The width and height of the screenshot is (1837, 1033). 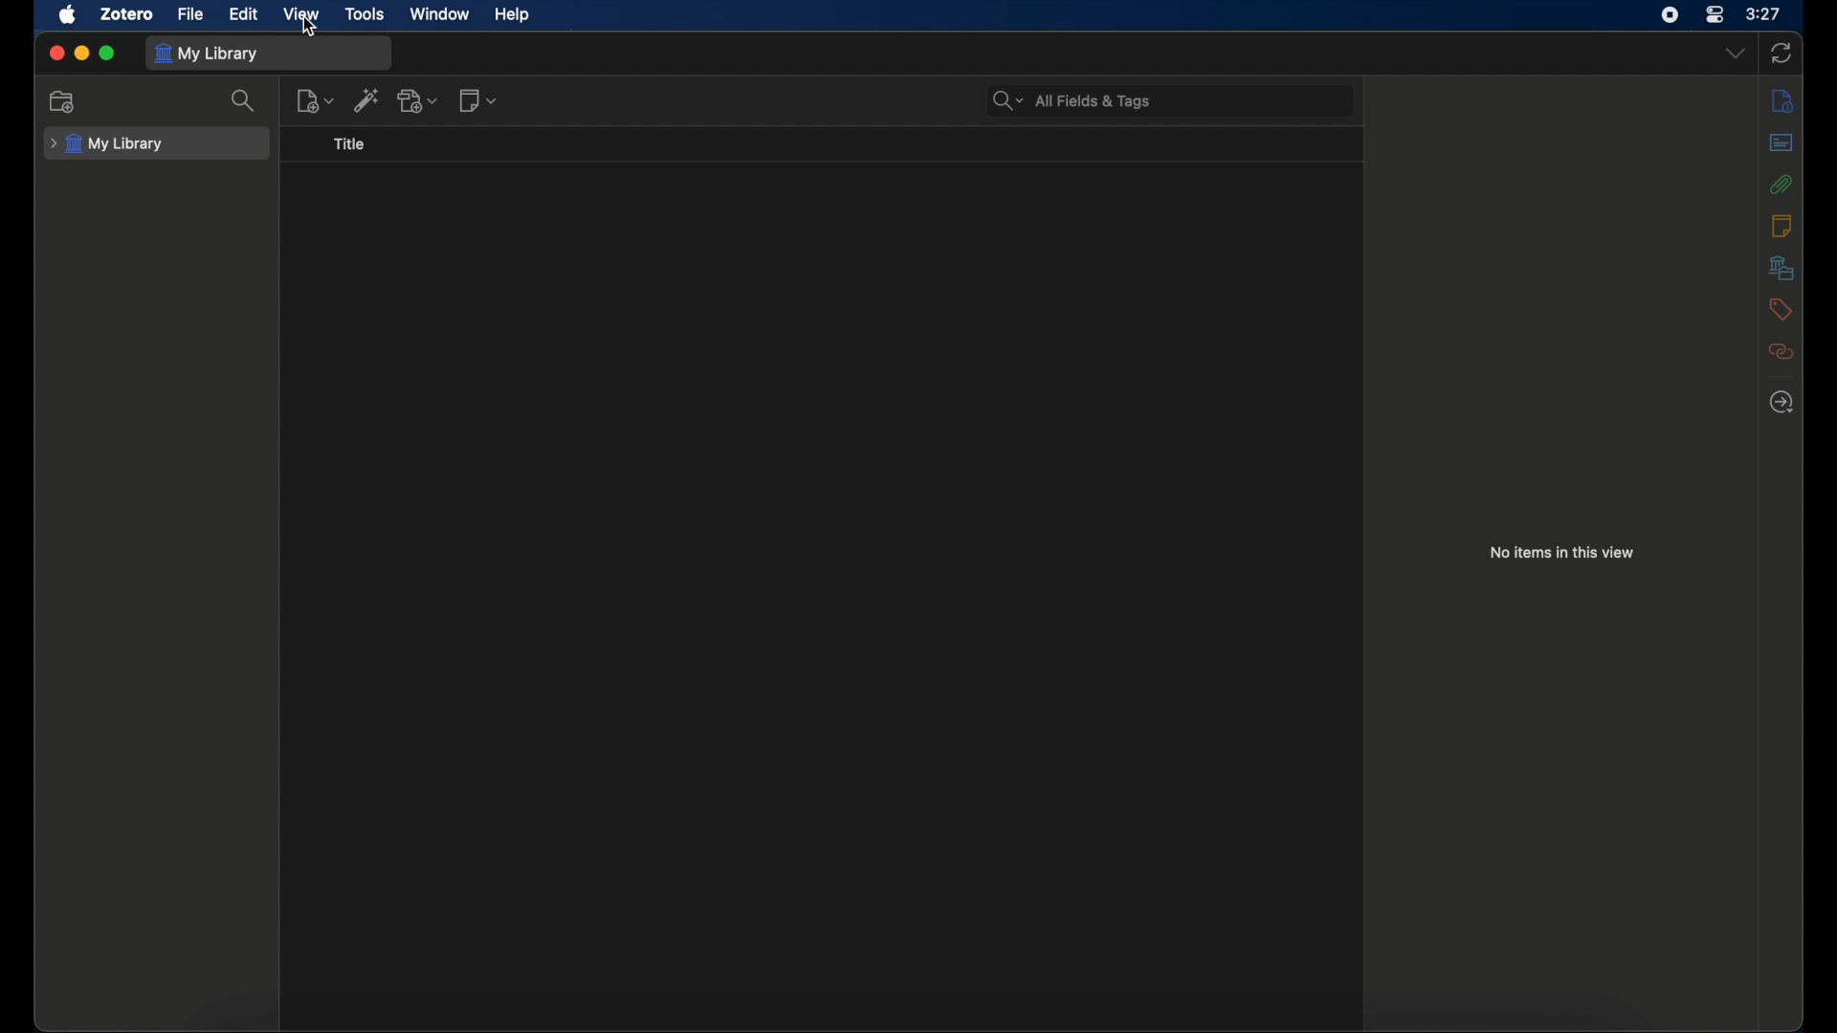 I want to click on search, so click(x=245, y=99).